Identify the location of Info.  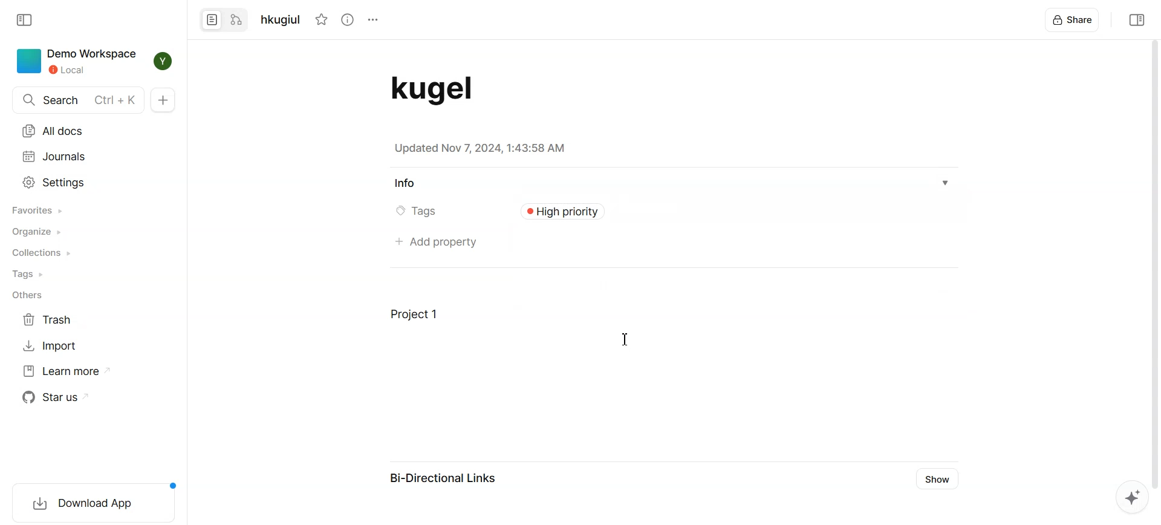
(402, 183).